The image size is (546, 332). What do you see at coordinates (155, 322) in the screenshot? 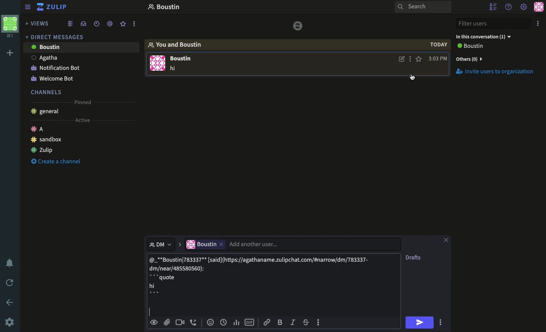
I see `Preview` at bounding box center [155, 322].